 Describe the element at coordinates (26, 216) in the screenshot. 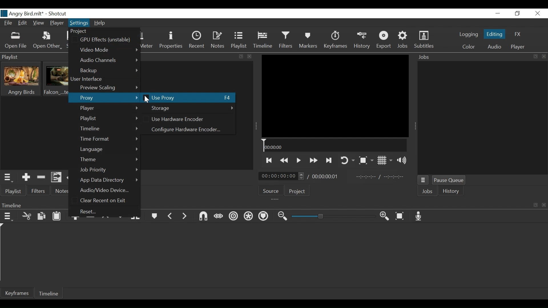

I see `Cut` at that location.